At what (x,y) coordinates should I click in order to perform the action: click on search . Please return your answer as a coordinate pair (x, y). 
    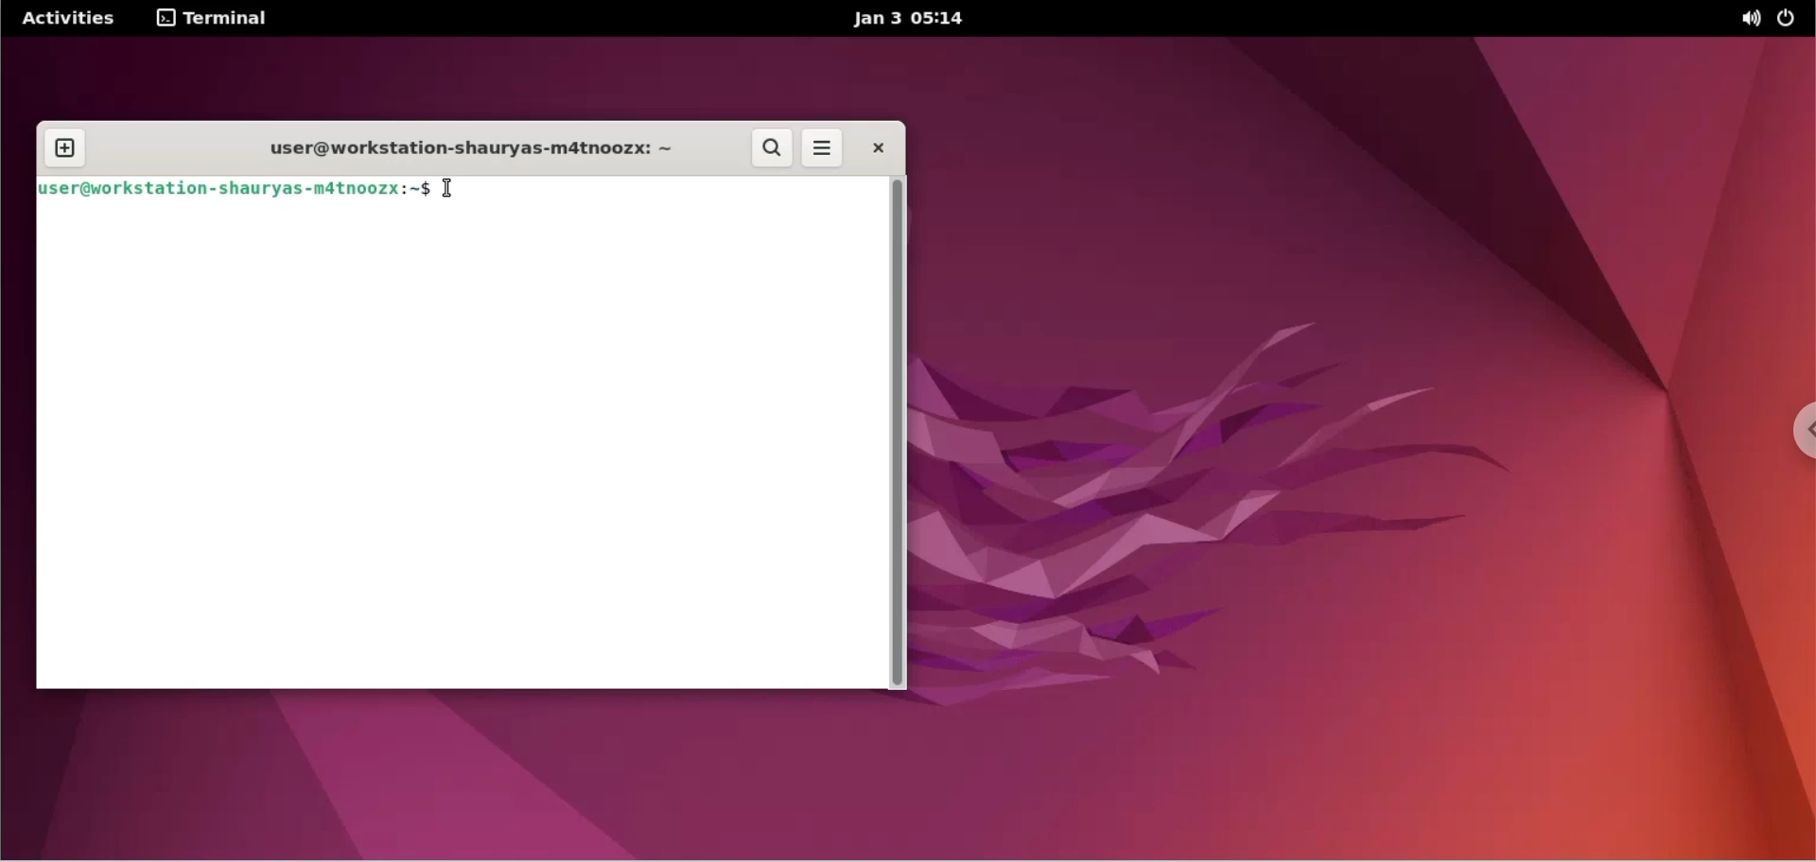
    Looking at the image, I should click on (773, 149).